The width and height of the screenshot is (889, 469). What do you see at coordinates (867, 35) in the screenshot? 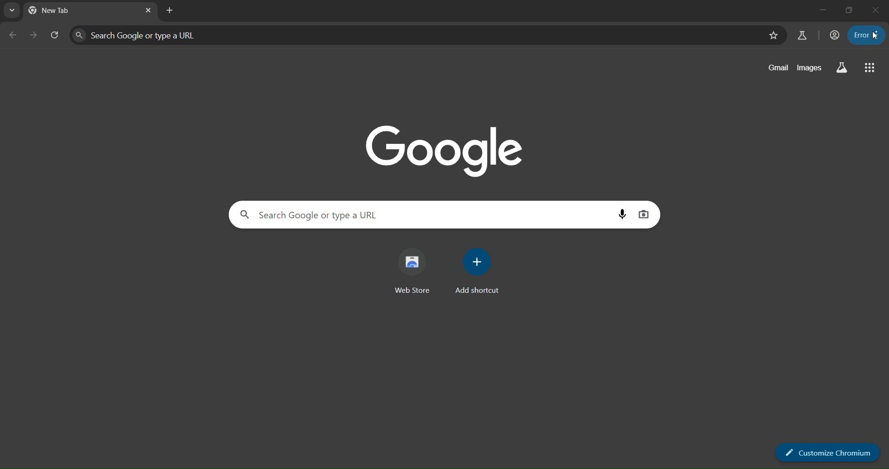
I see `menu` at bounding box center [867, 35].